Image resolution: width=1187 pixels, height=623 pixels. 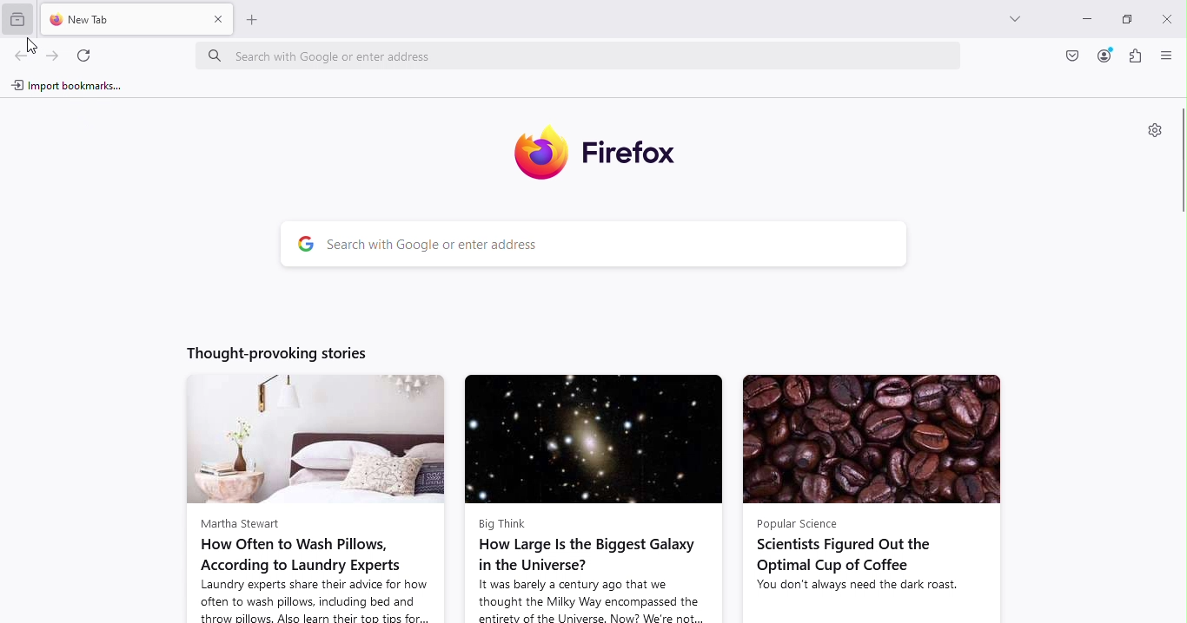 I want to click on Close, so click(x=1167, y=18).